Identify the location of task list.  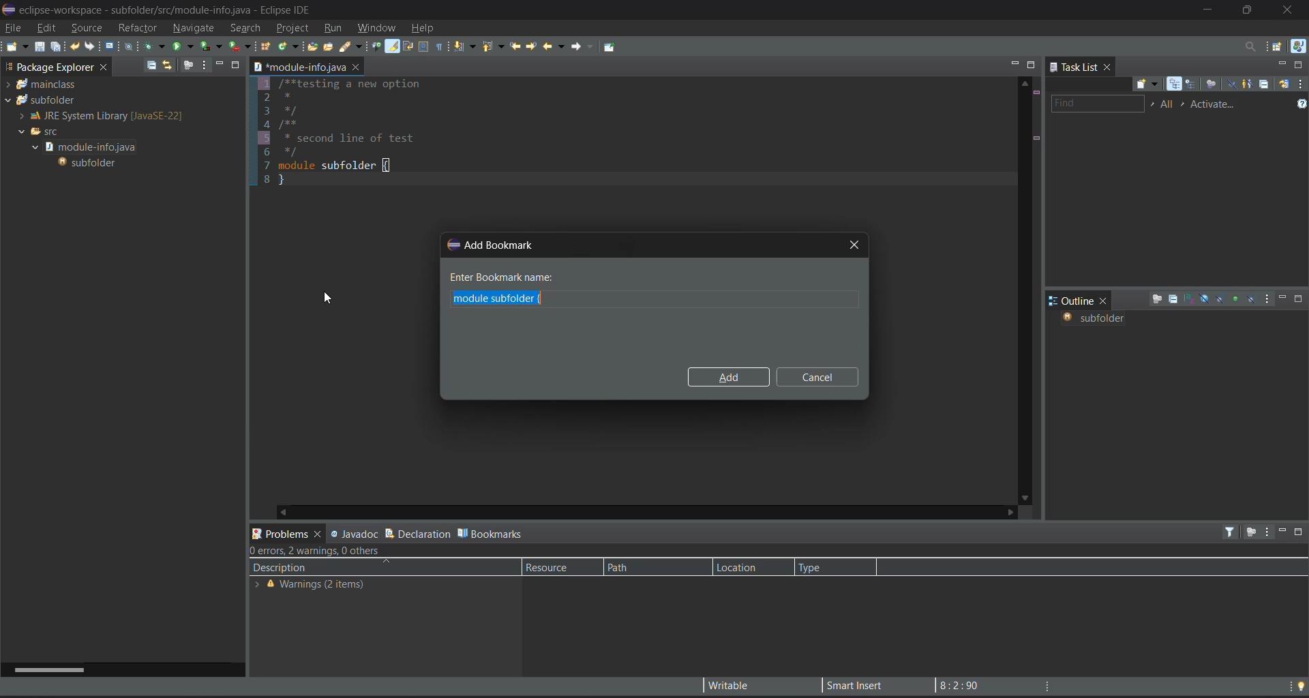
(1074, 67).